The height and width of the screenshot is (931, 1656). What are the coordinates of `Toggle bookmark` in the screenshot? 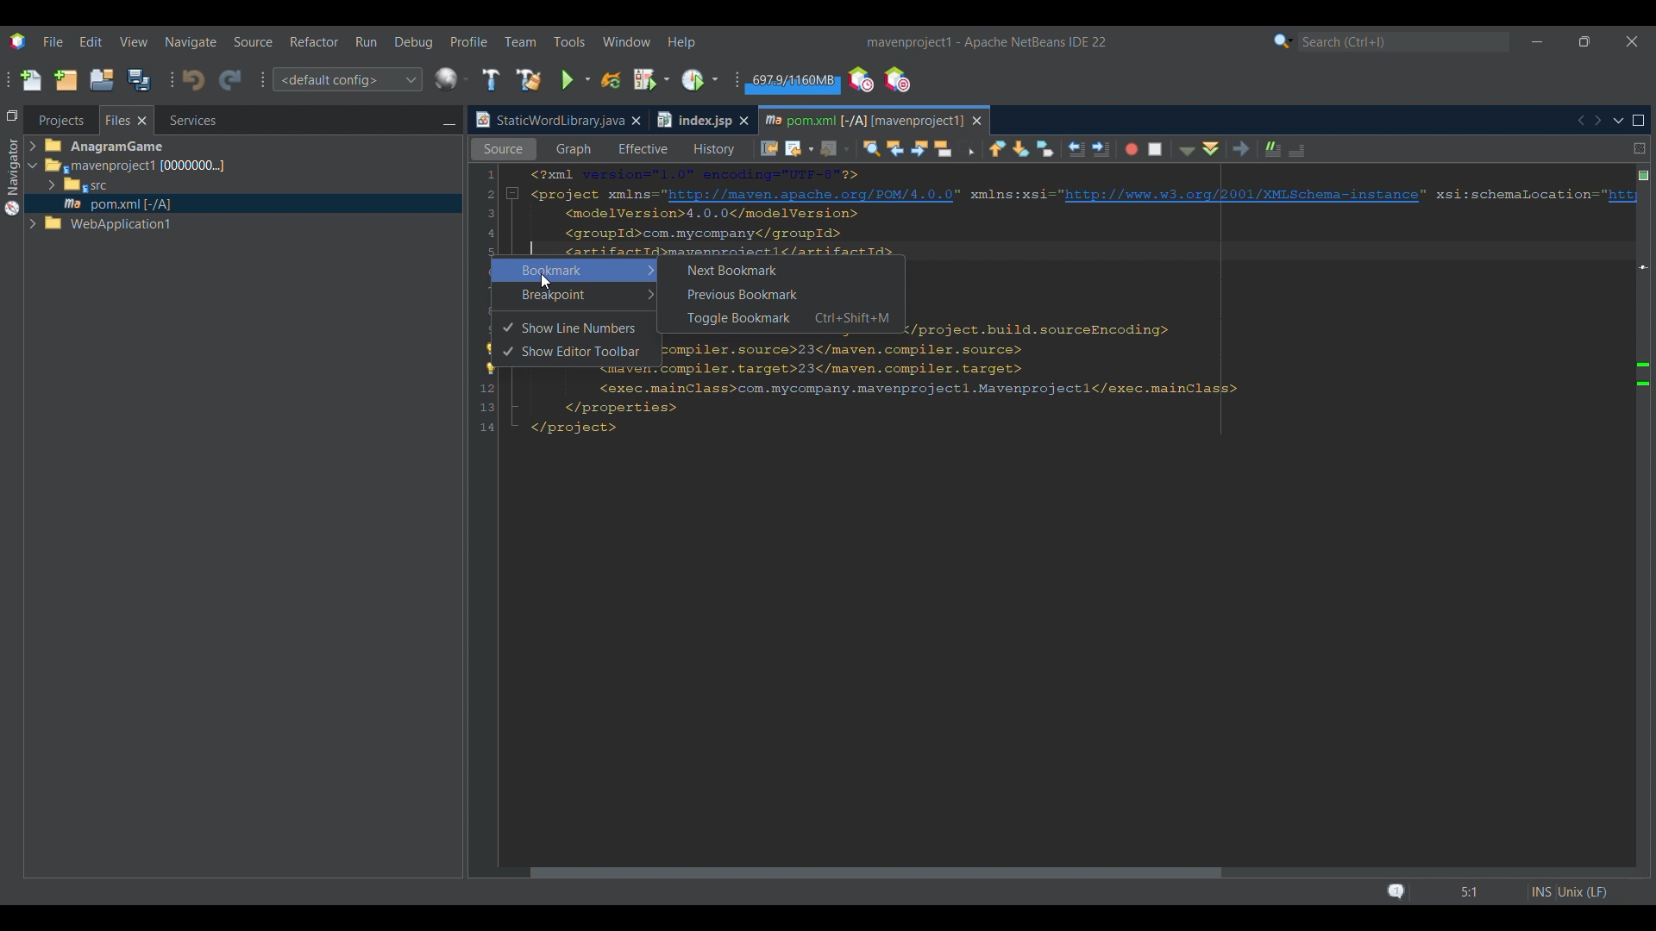 It's located at (1045, 148).